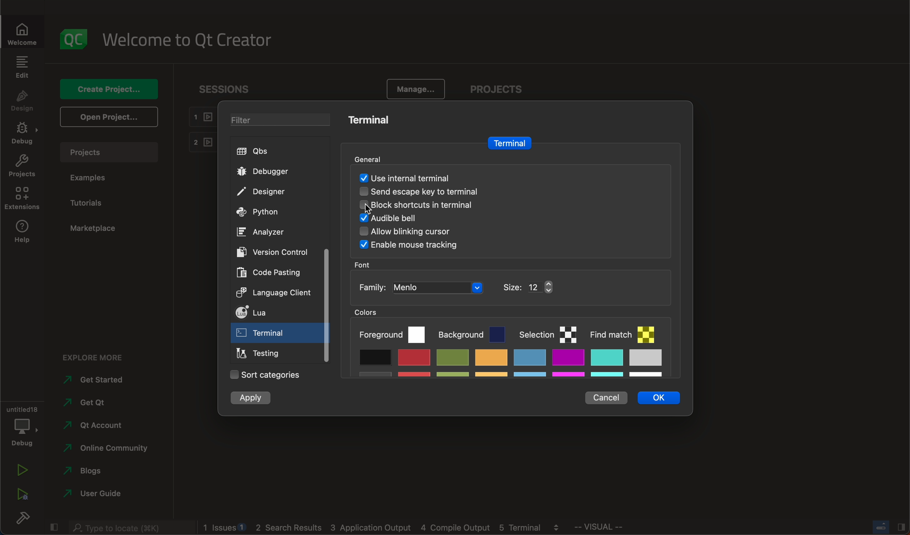 The height and width of the screenshot is (535, 910). What do you see at coordinates (411, 246) in the screenshot?
I see `` at bounding box center [411, 246].